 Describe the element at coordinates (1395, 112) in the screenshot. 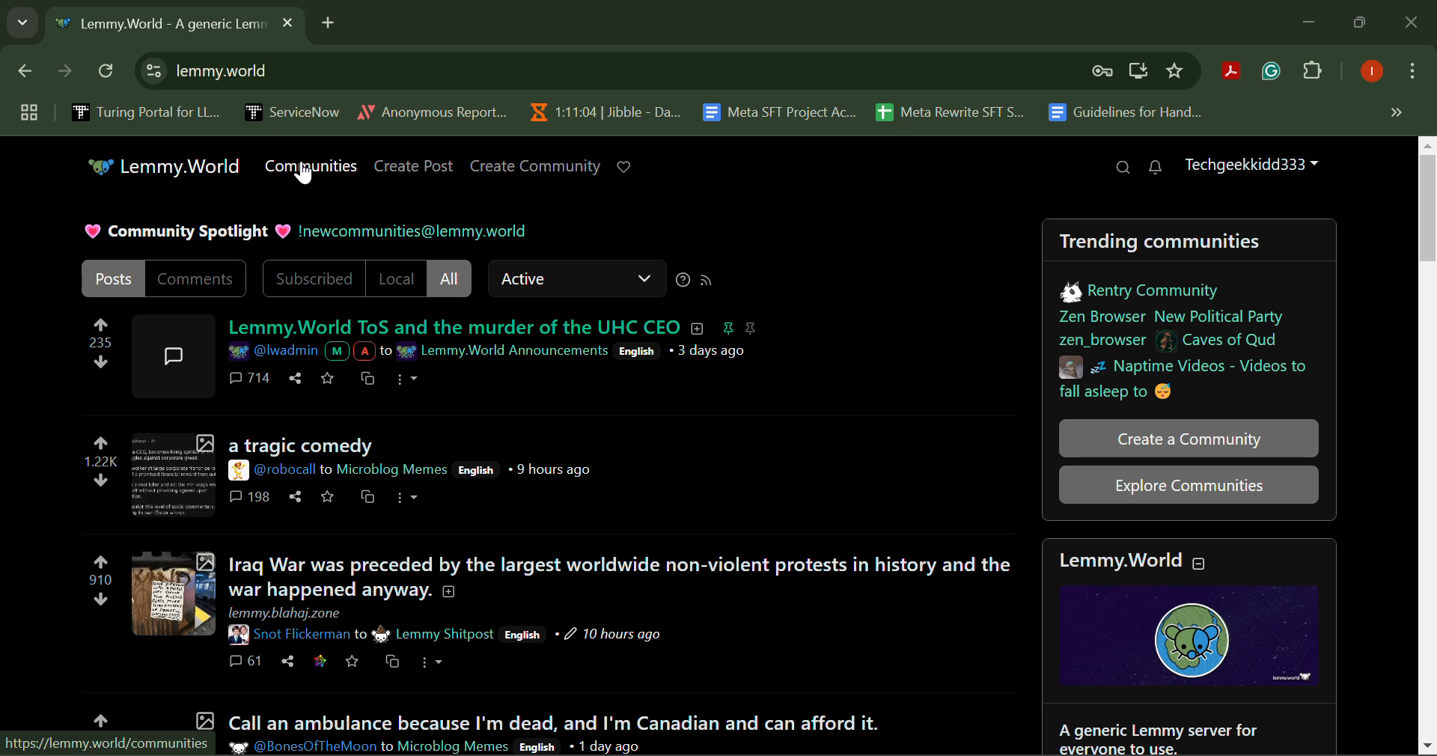

I see `Hidden Bookmarks` at that location.